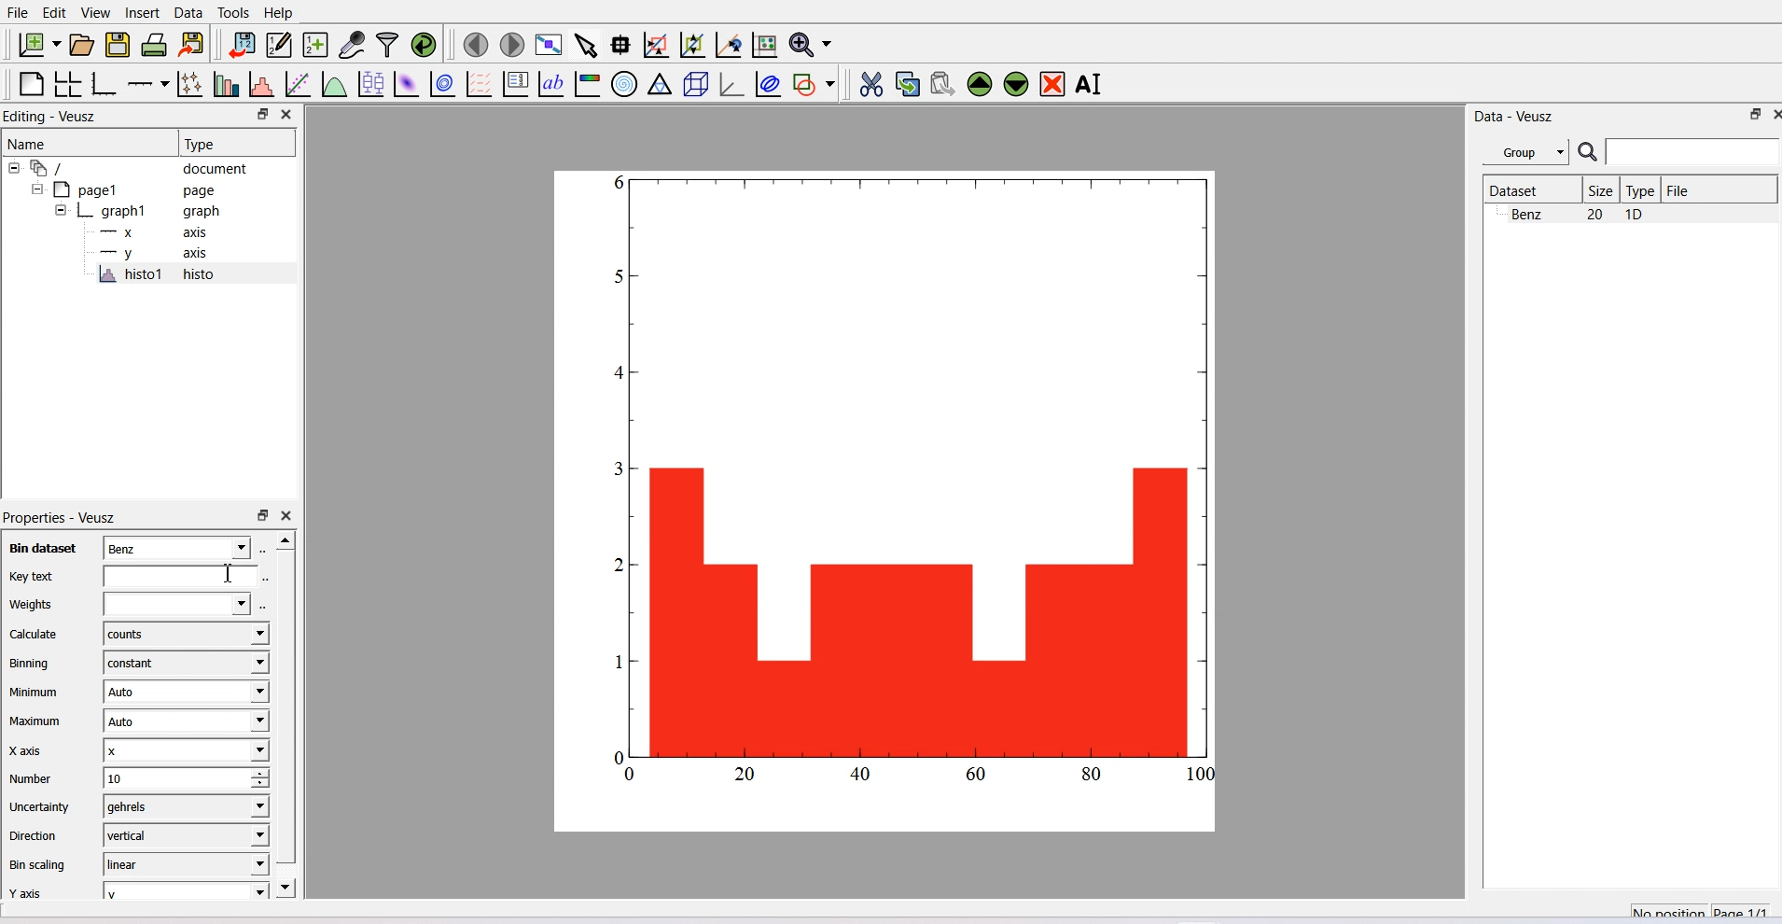 The image size is (1782, 924). What do you see at coordinates (160, 273) in the screenshot?
I see `histo1 histo` at bounding box center [160, 273].